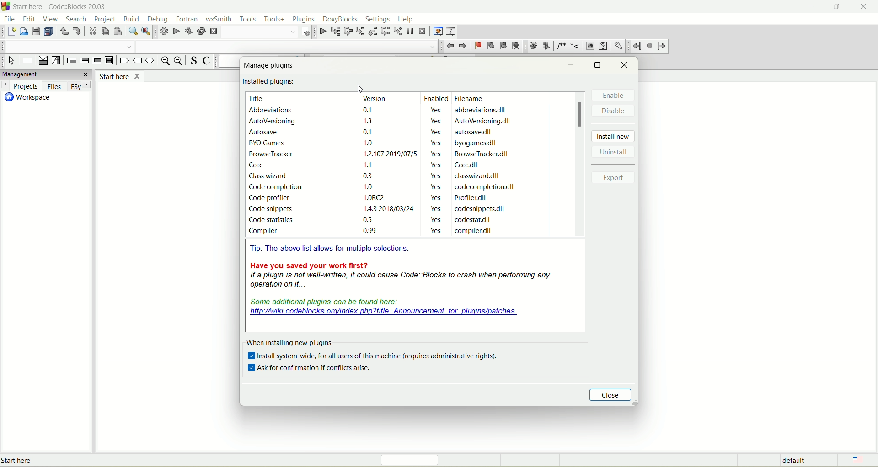 The image size is (878, 467). What do you see at coordinates (109, 60) in the screenshot?
I see `block instructions` at bounding box center [109, 60].